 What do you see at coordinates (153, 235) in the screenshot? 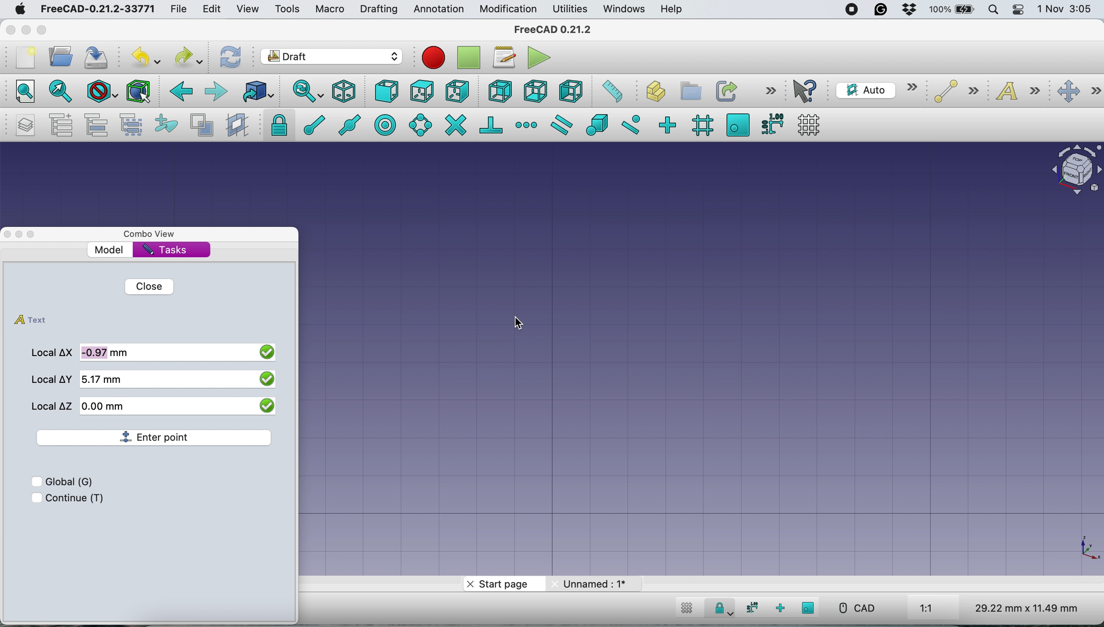
I see `combo view` at bounding box center [153, 235].